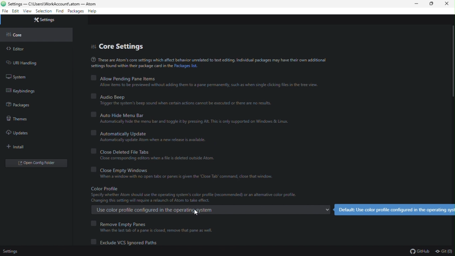  What do you see at coordinates (18, 147) in the screenshot?
I see `install` at bounding box center [18, 147].